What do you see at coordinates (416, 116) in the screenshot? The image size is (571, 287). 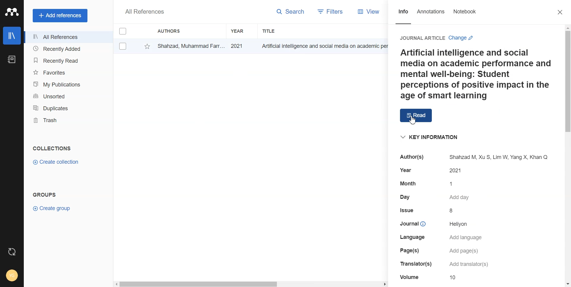 I see `Read` at bounding box center [416, 116].